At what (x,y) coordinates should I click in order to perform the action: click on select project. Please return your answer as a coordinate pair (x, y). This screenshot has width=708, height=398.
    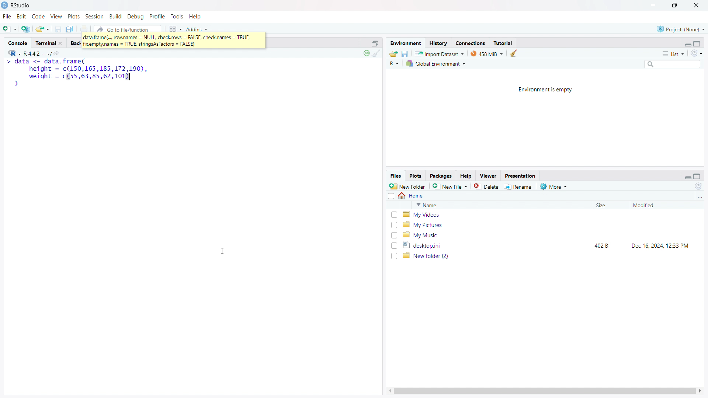
    Looking at the image, I should click on (681, 29).